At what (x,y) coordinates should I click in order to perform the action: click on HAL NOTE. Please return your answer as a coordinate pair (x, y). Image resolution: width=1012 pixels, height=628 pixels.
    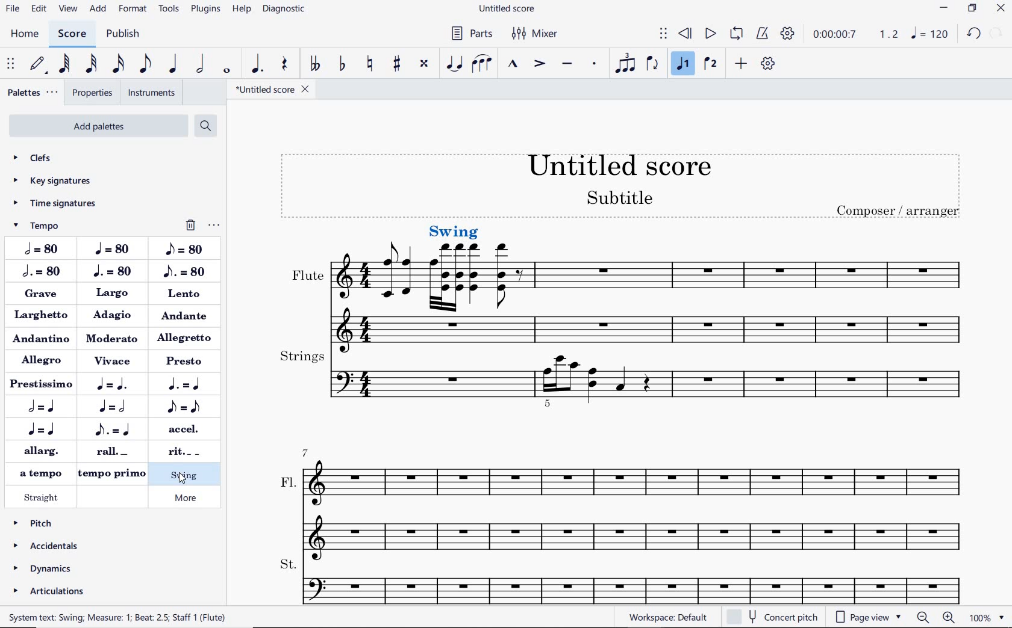
    Looking at the image, I should click on (40, 250).